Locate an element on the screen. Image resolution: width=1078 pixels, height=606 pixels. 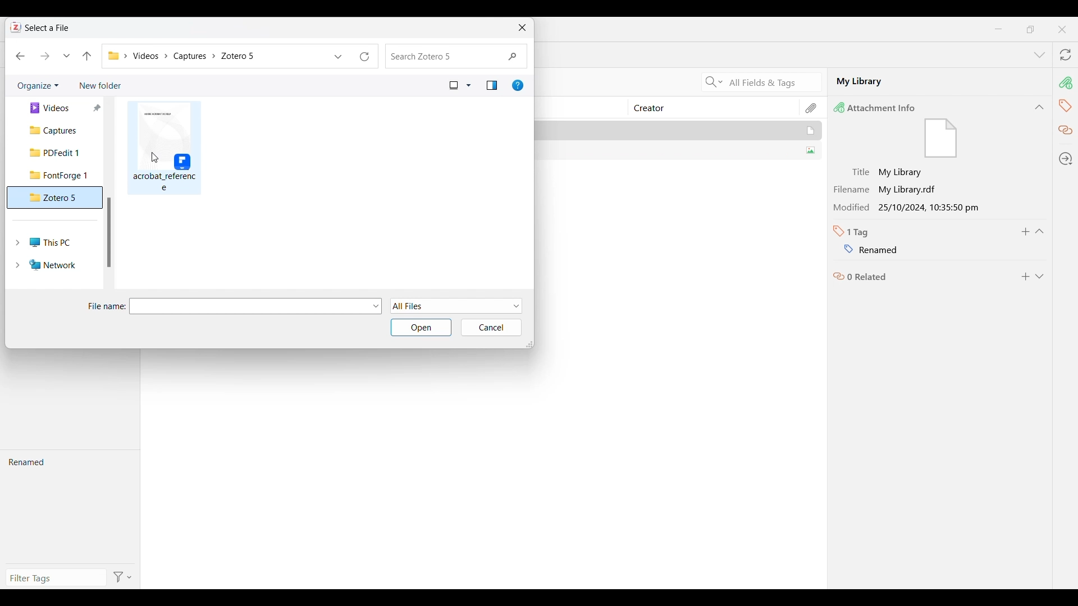
Zotero 5 folder is located at coordinates (54, 199).